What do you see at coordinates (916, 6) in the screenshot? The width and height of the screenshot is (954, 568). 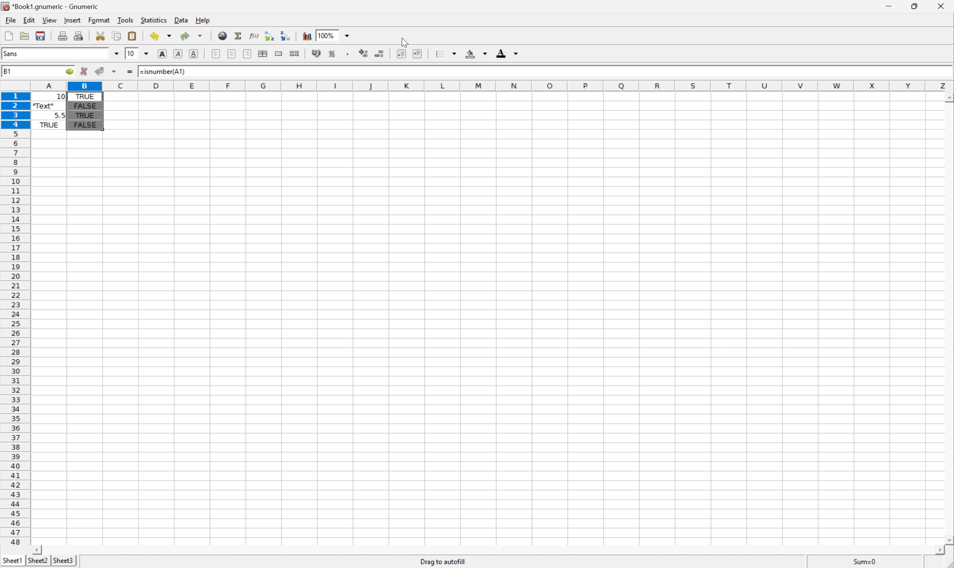 I see `Restore Down` at bounding box center [916, 6].